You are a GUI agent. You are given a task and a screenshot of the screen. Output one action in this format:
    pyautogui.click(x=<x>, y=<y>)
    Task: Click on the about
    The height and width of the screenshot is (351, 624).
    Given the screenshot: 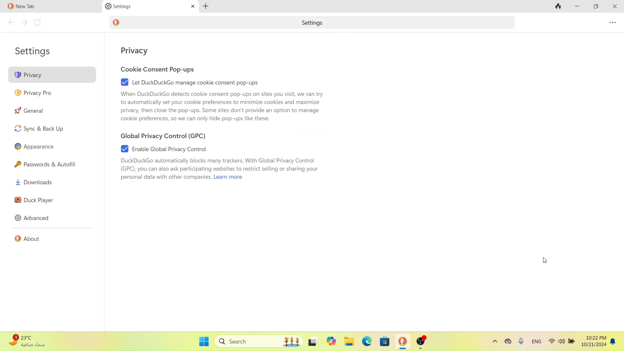 What is the action you would take?
    pyautogui.click(x=29, y=239)
    